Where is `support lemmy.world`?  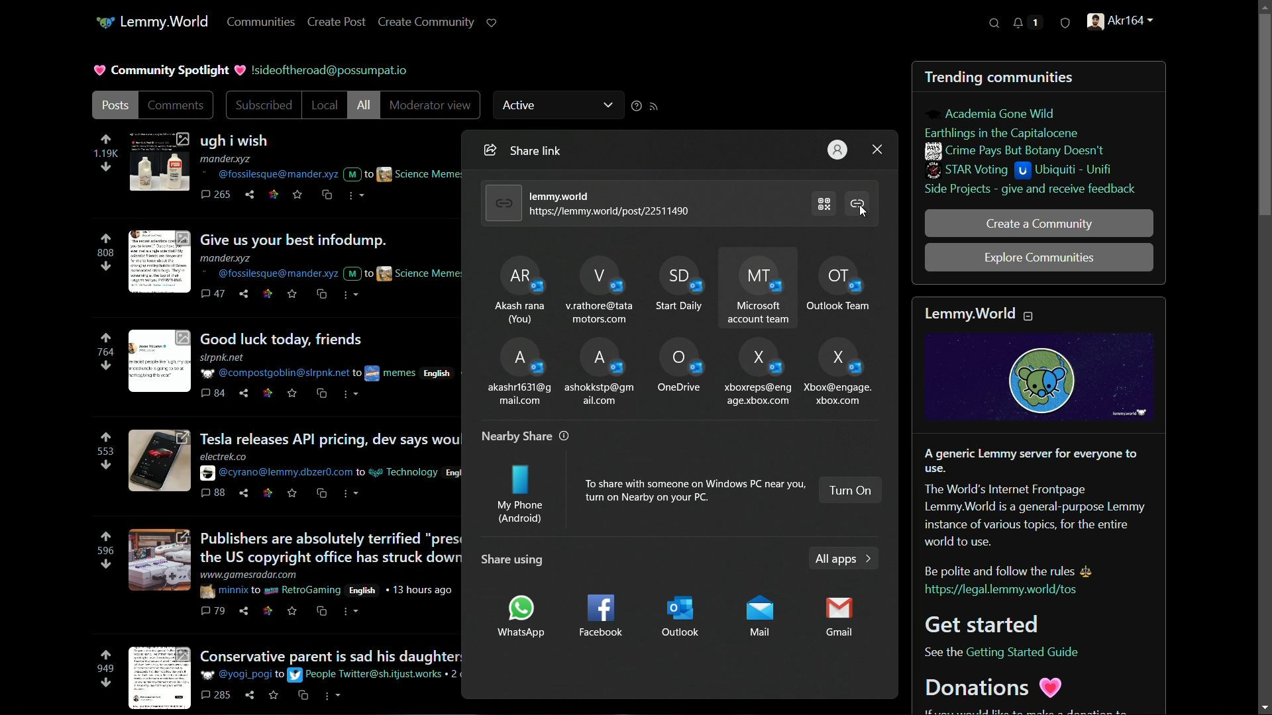 support lemmy.world is located at coordinates (494, 23).